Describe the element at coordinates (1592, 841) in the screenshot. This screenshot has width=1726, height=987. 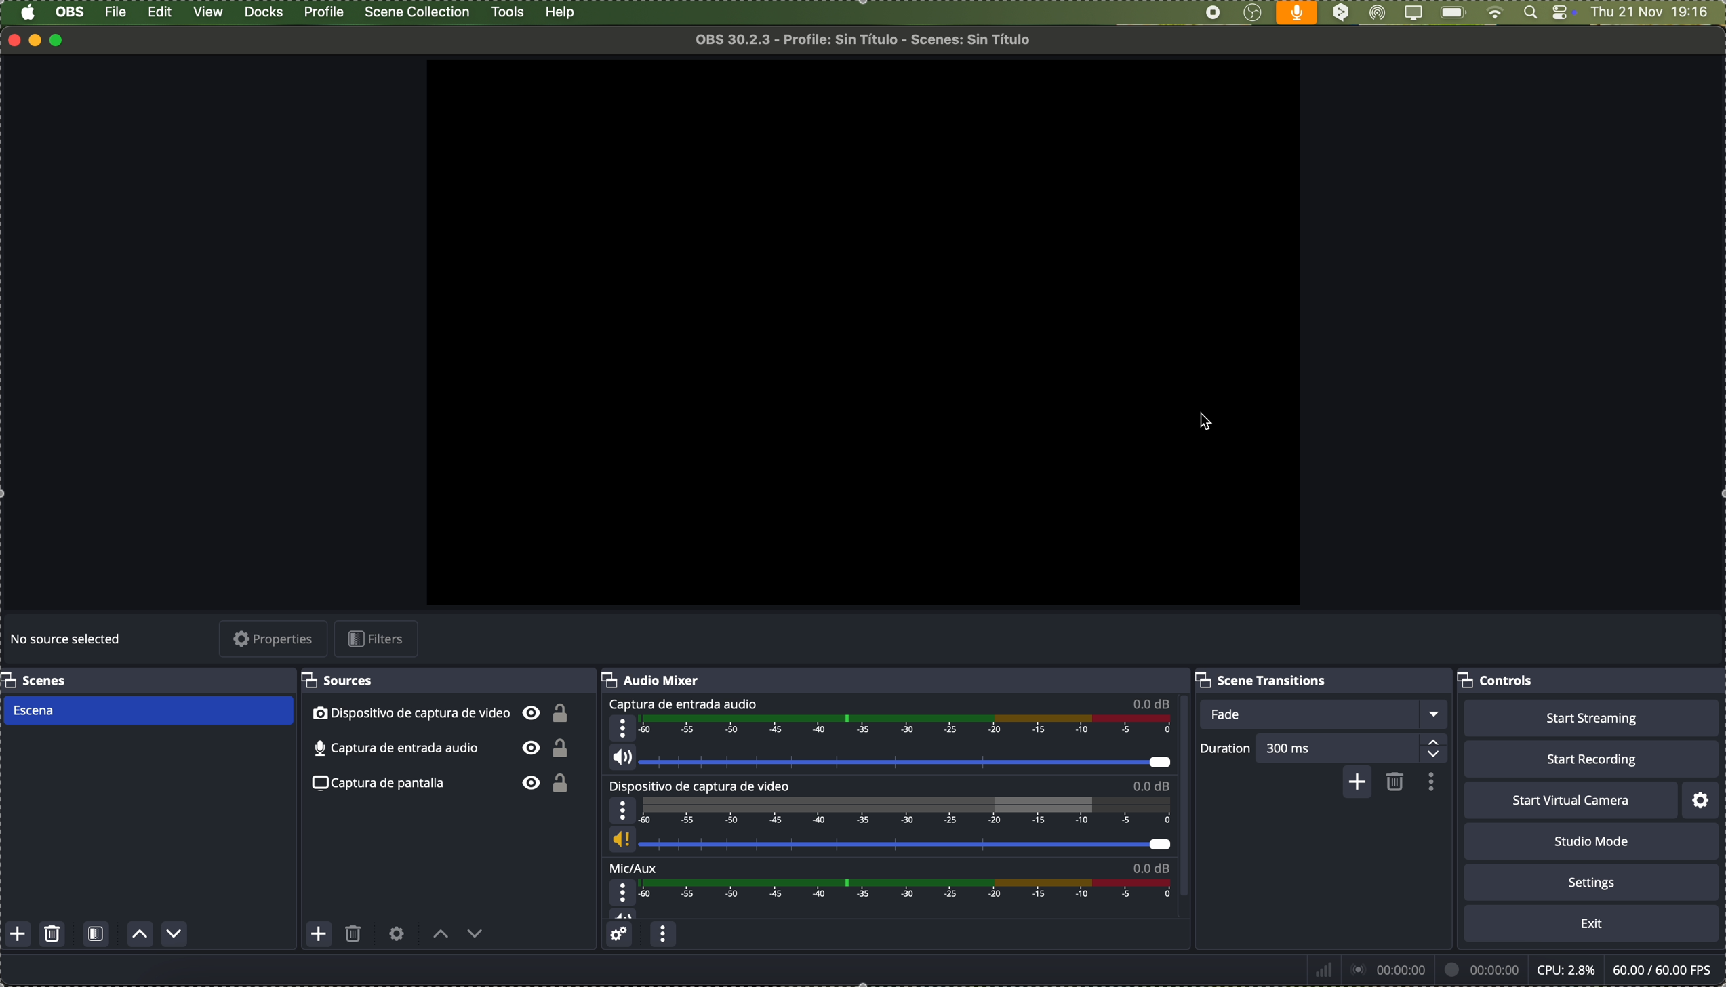
I see `studio mode` at that location.